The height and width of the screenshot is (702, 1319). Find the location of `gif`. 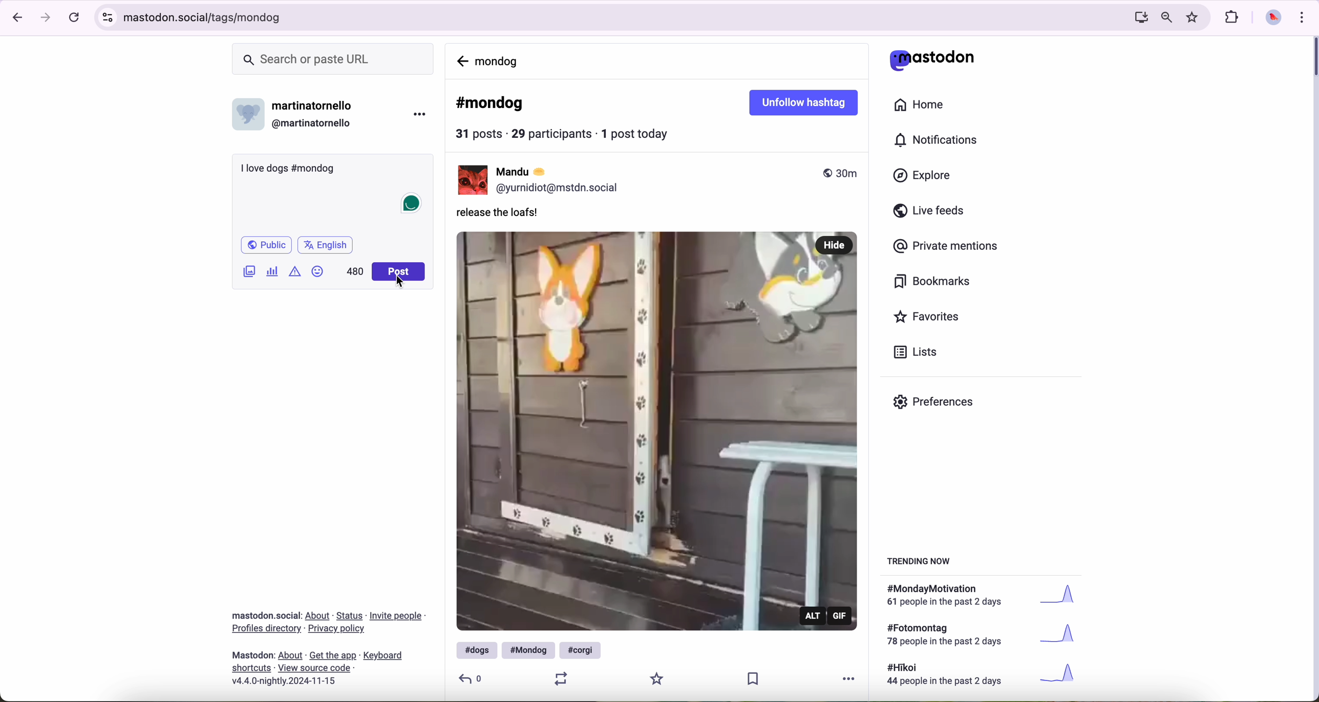

gif is located at coordinates (657, 429).